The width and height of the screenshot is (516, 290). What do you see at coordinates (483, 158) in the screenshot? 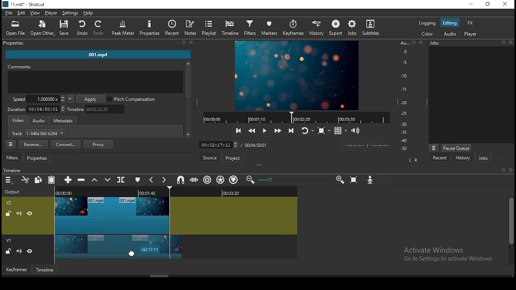
I see `jobs` at bounding box center [483, 158].